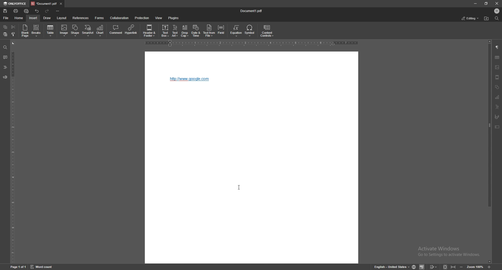 The height and width of the screenshot is (270, 502). I want to click on draw, so click(47, 18).